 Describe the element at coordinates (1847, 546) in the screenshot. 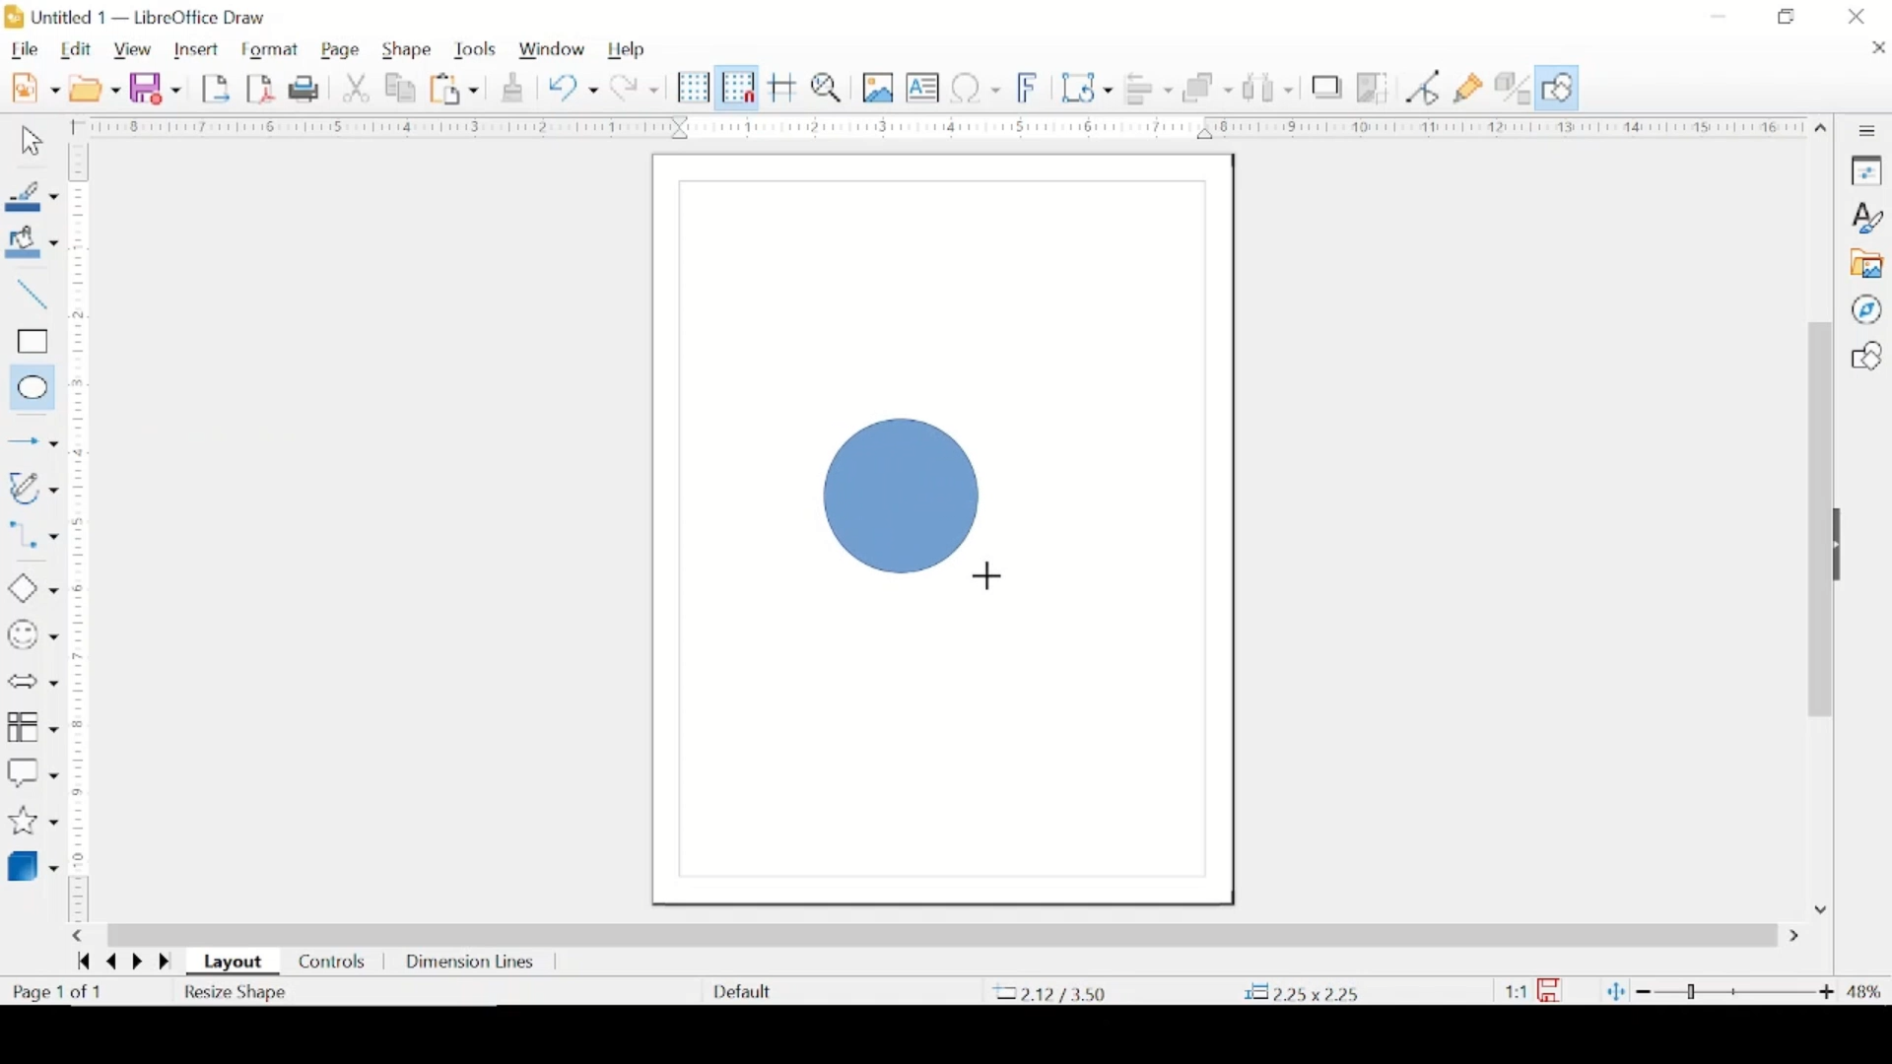

I see `drag handle` at that location.